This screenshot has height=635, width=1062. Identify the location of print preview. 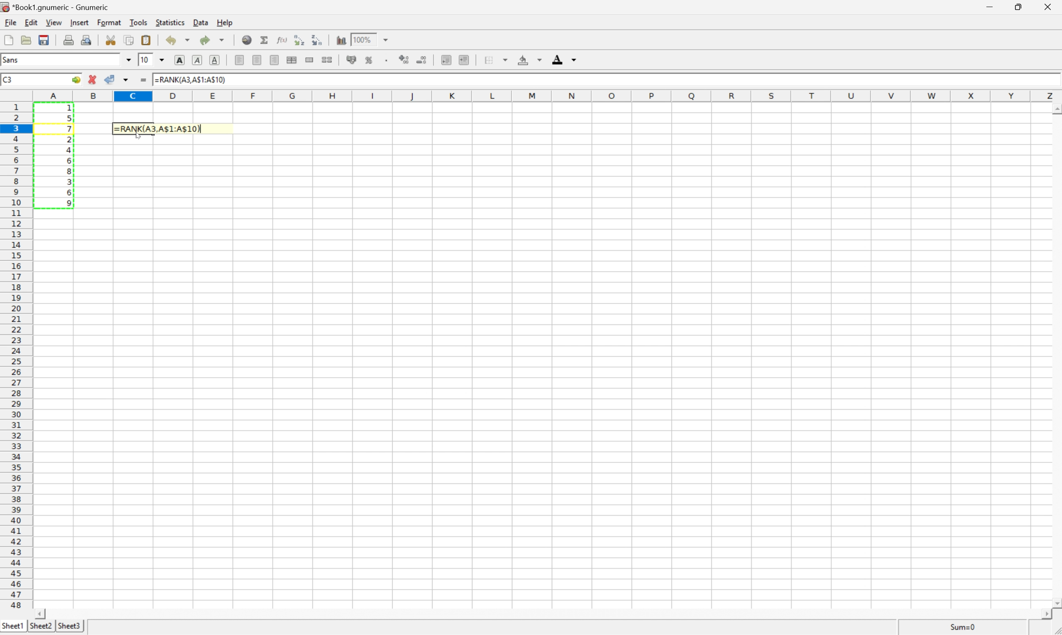
(86, 39).